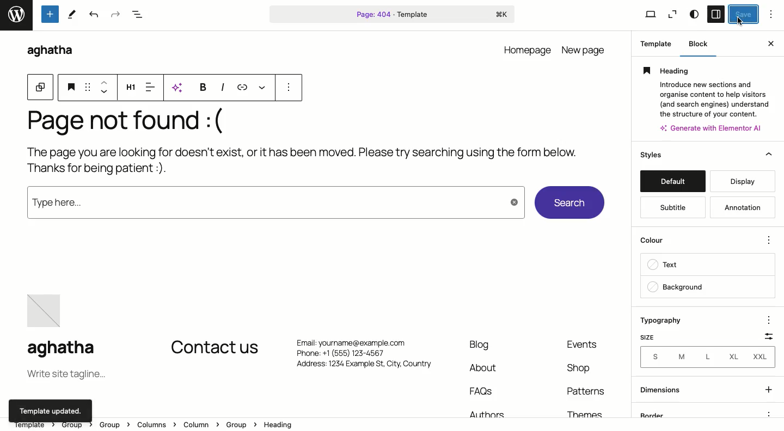 The image size is (784, 431). What do you see at coordinates (709, 128) in the screenshot?
I see `4: Generate with Elemento Al` at bounding box center [709, 128].